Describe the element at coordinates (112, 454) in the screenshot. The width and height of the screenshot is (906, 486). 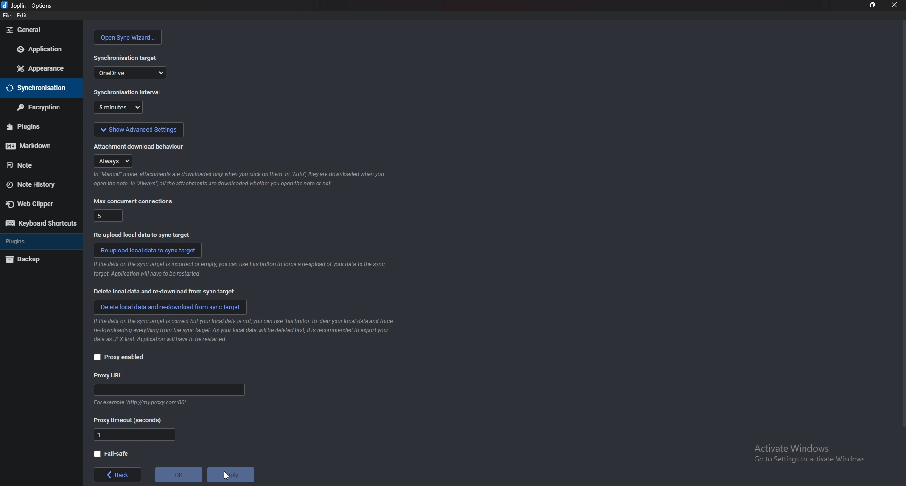
I see `fail safe` at that location.